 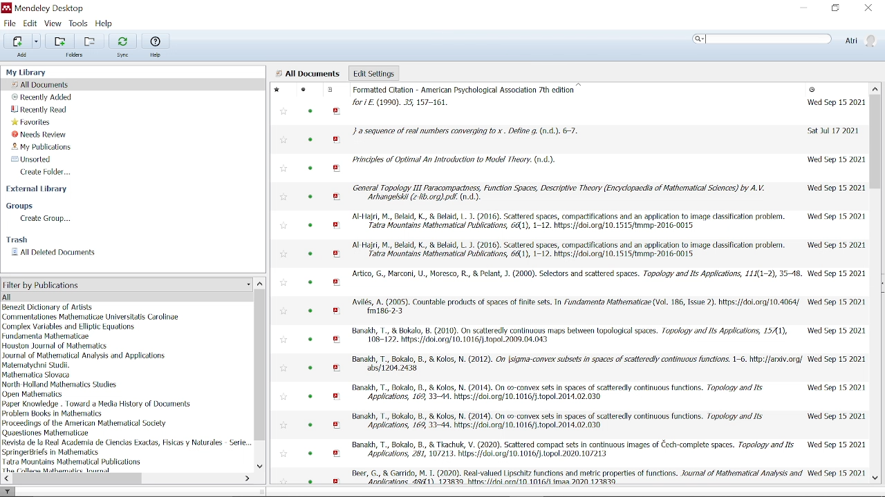 I want to click on Date time, so click(x=836, y=160).